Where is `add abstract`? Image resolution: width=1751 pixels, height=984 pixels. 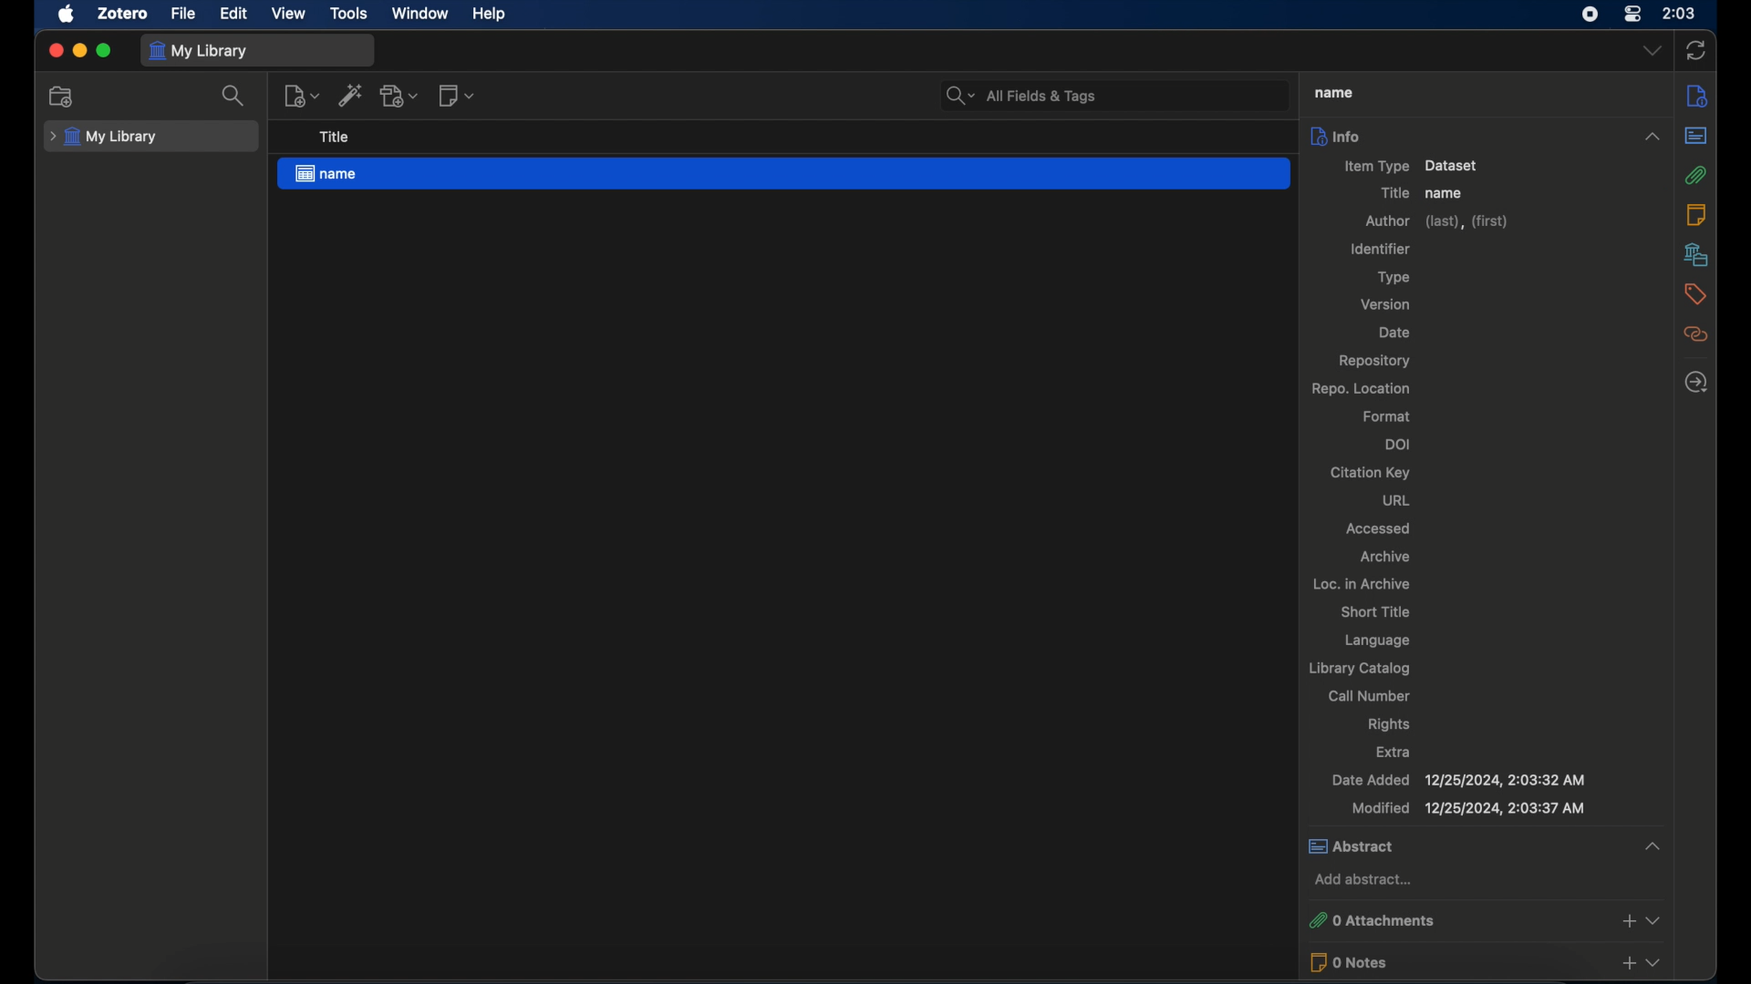
add abstract is located at coordinates (1367, 879).